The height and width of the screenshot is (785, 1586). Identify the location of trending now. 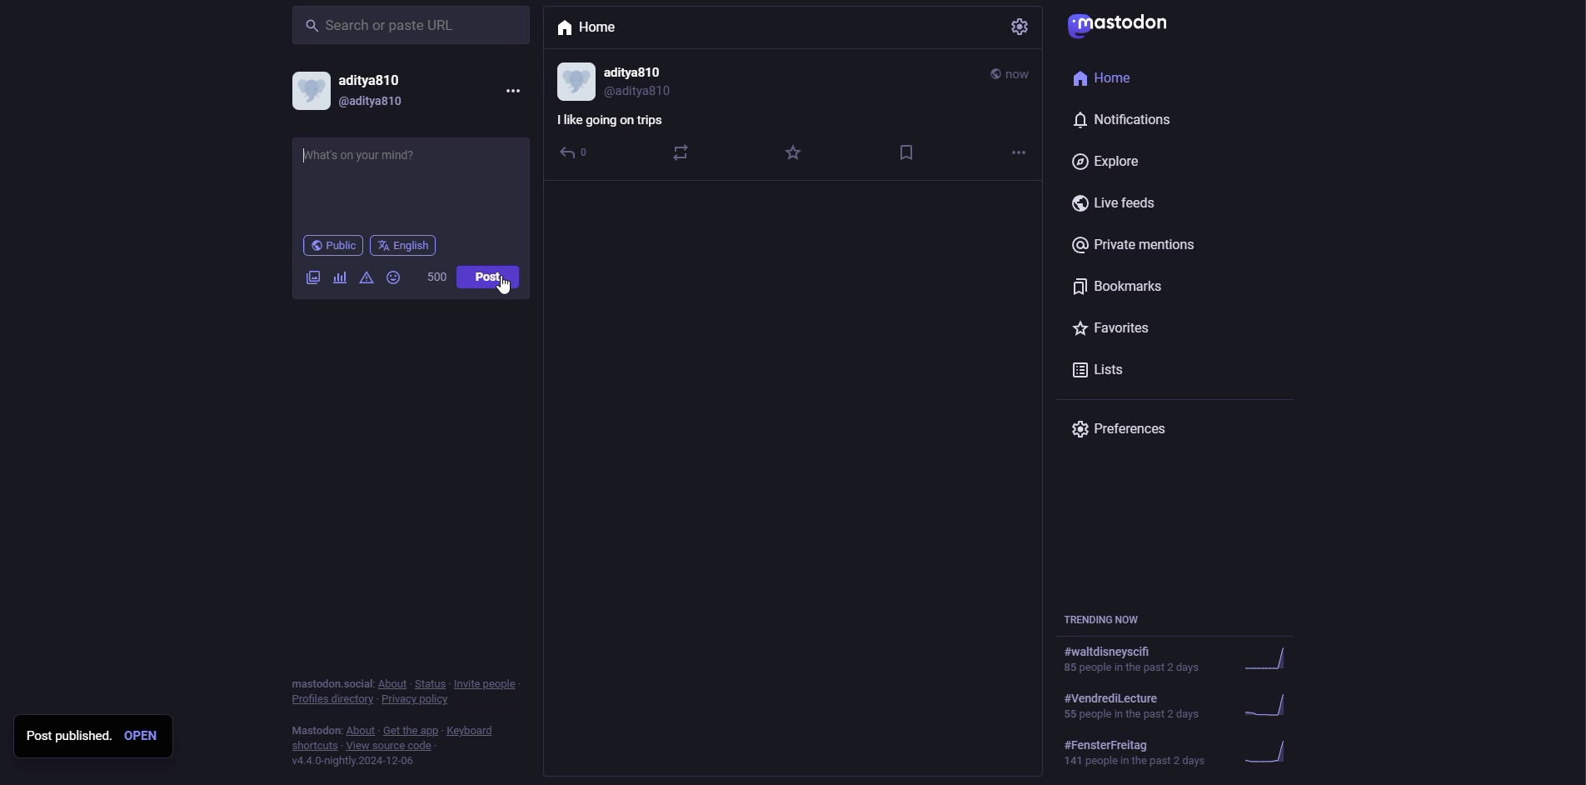
(1108, 617).